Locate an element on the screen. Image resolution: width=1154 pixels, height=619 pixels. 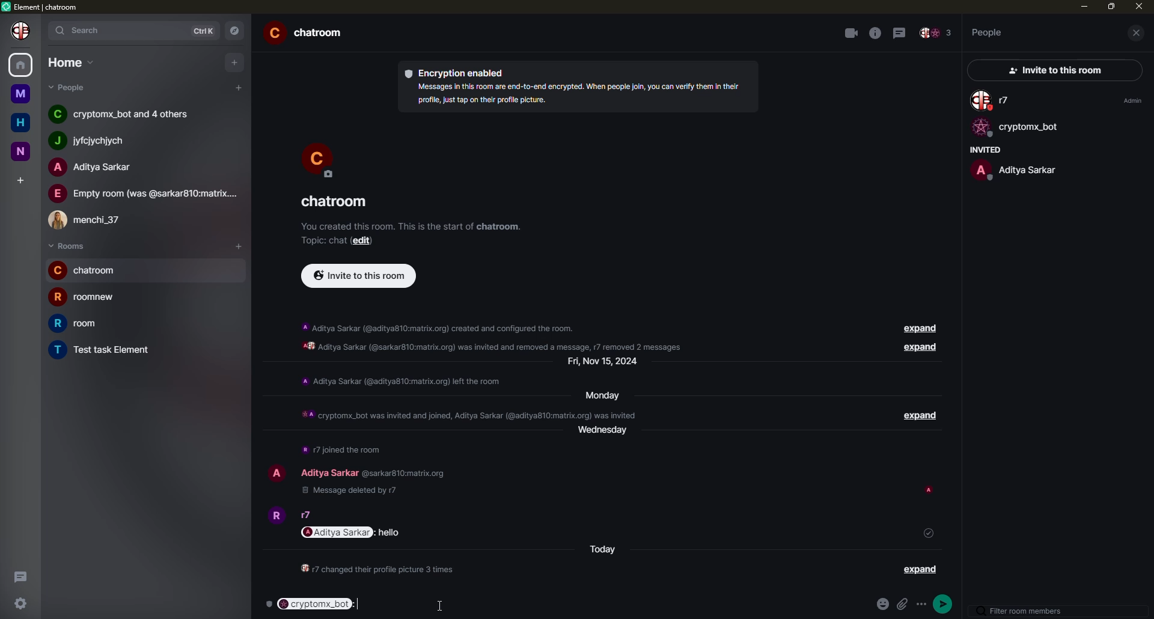
profile is located at coordinates (23, 30).